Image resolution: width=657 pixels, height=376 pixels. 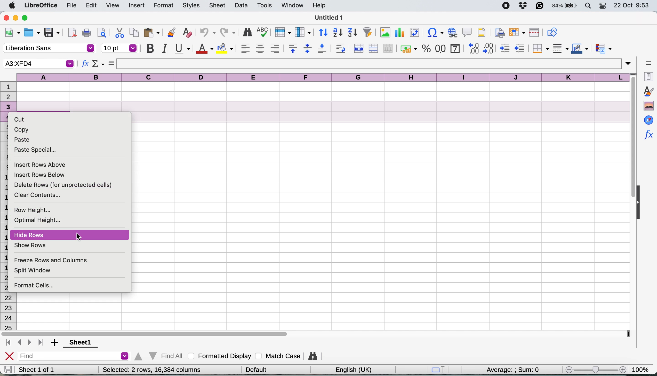 I want to click on row height, so click(x=33, y=210).